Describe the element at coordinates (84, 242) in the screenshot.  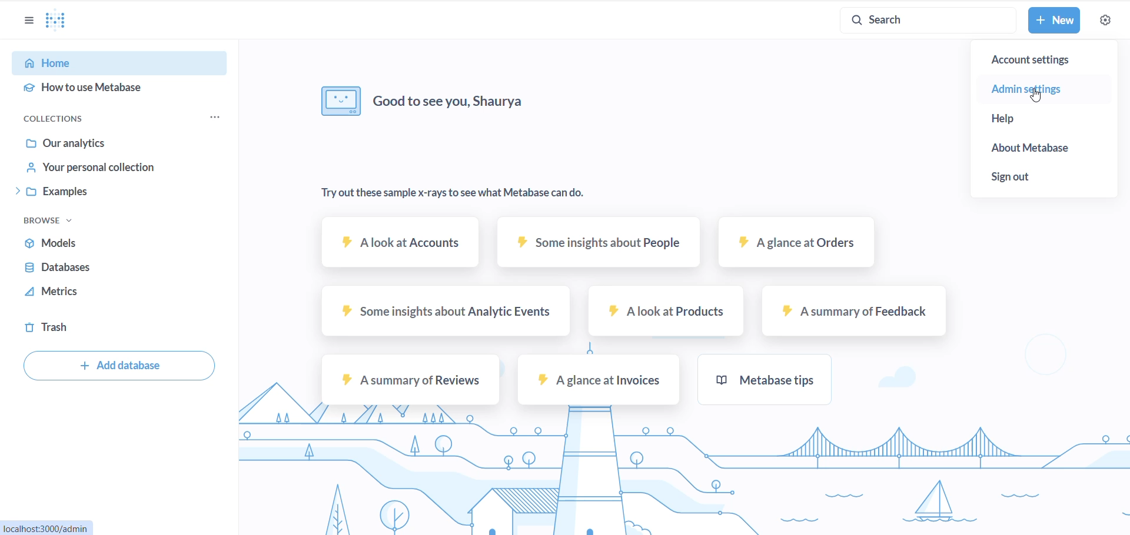
I see `MODELS` at that location.